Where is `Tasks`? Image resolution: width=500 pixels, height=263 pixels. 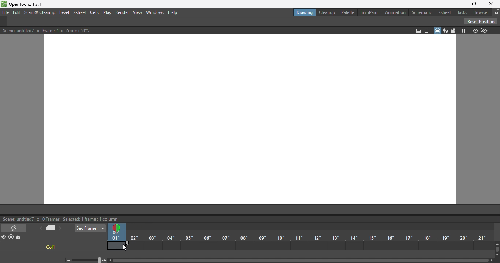
Tasks is located at coordinates (461, 13).